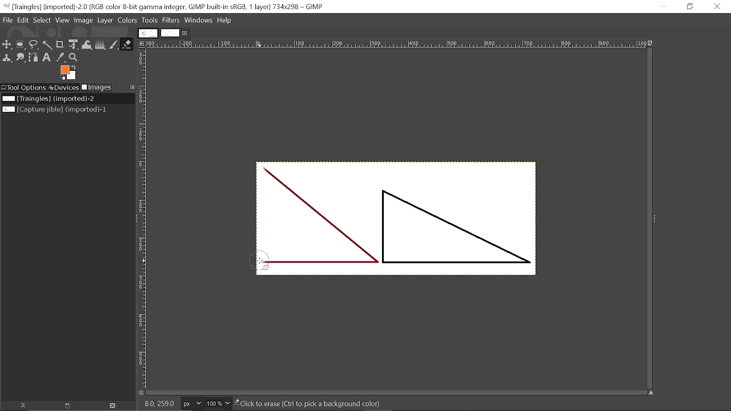  I want to click on Ellipse select tool, so click(20, 45).